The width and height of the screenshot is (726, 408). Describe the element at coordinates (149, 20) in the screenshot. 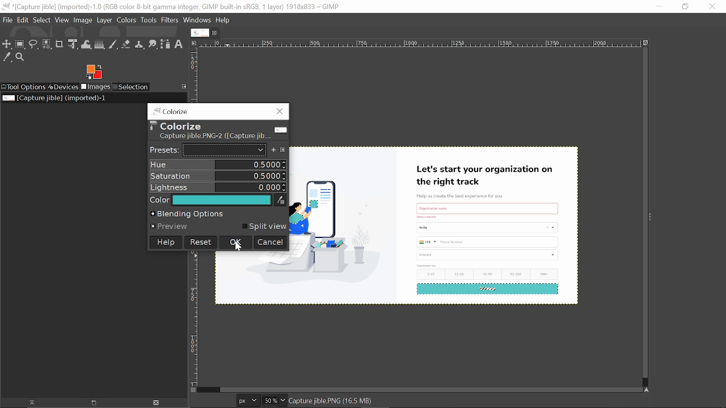

I see `tool` at that location.